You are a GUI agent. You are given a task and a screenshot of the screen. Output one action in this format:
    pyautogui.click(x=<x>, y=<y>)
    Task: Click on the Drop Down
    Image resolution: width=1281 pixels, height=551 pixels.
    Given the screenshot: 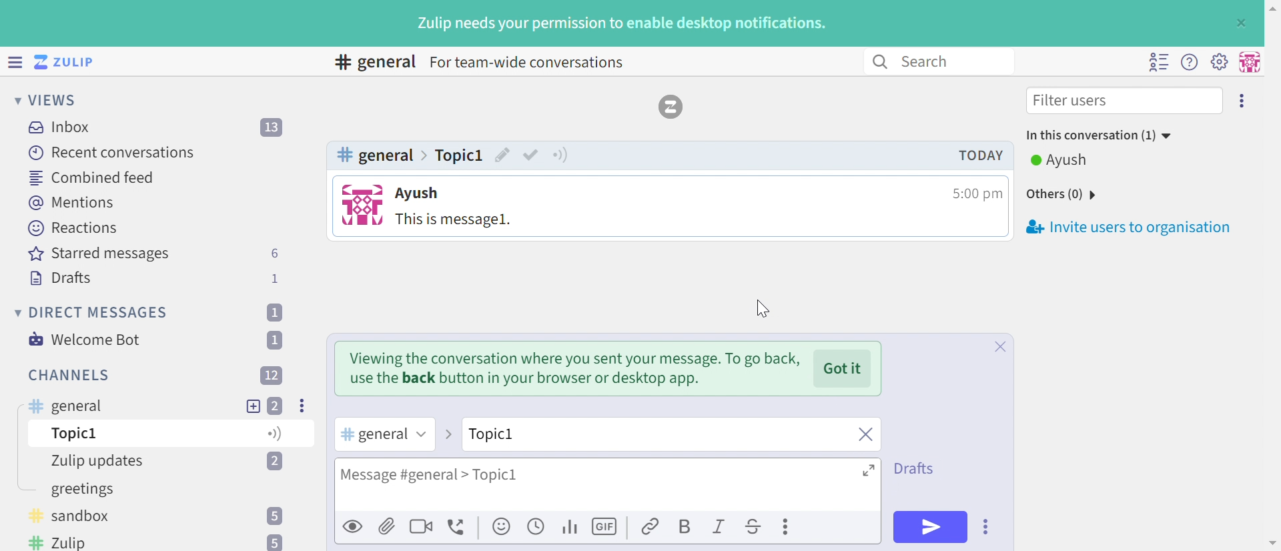 What is the action you would take?
    pyautogui.click(x=420, y=434)
    